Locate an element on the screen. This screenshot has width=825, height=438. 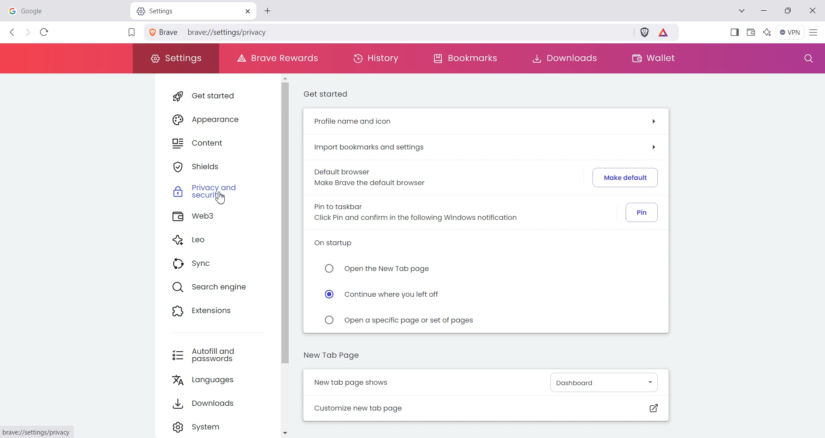
Import bookmarks and settings is located at coordinates (486, 147).